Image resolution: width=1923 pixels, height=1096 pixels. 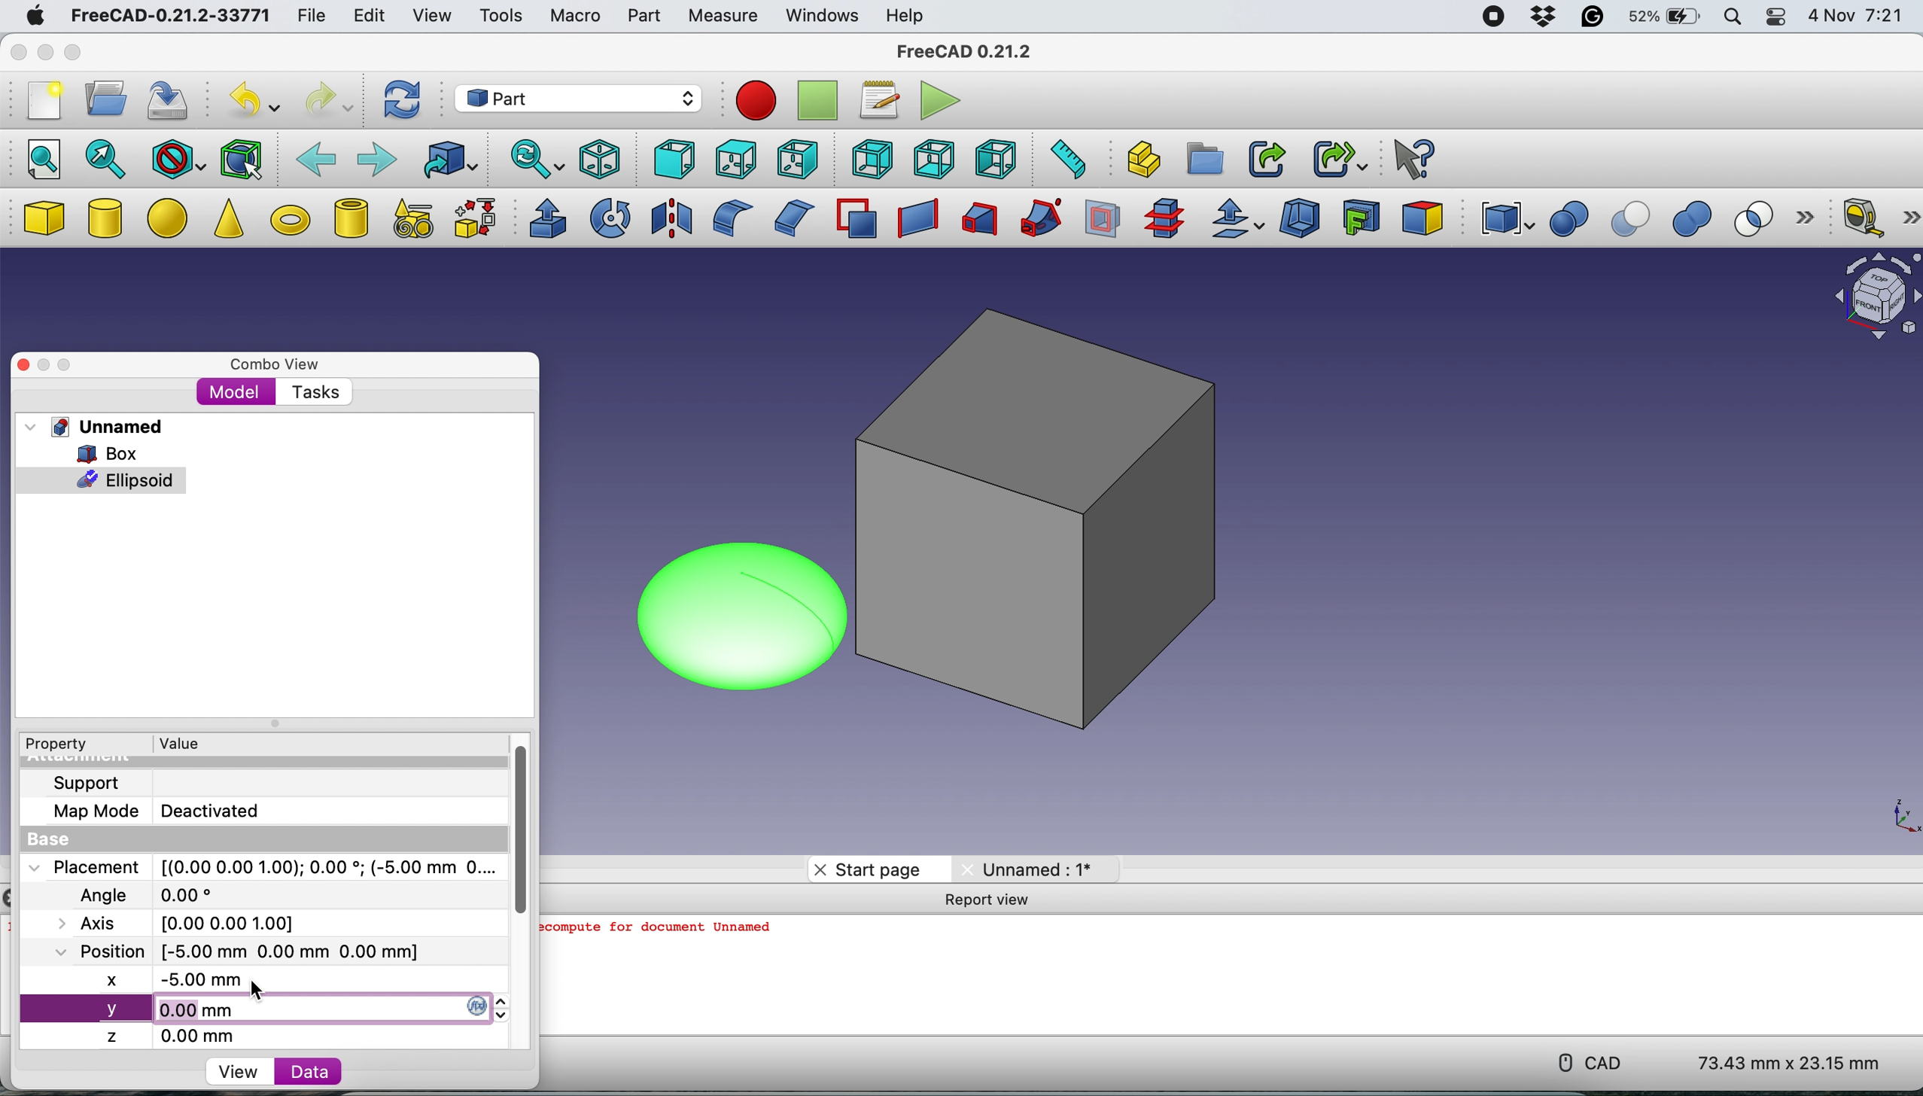 What do you see at coordinates (1063, 159) in the screenshot?
I see `measure distance` at bounding box center [1063, 159].